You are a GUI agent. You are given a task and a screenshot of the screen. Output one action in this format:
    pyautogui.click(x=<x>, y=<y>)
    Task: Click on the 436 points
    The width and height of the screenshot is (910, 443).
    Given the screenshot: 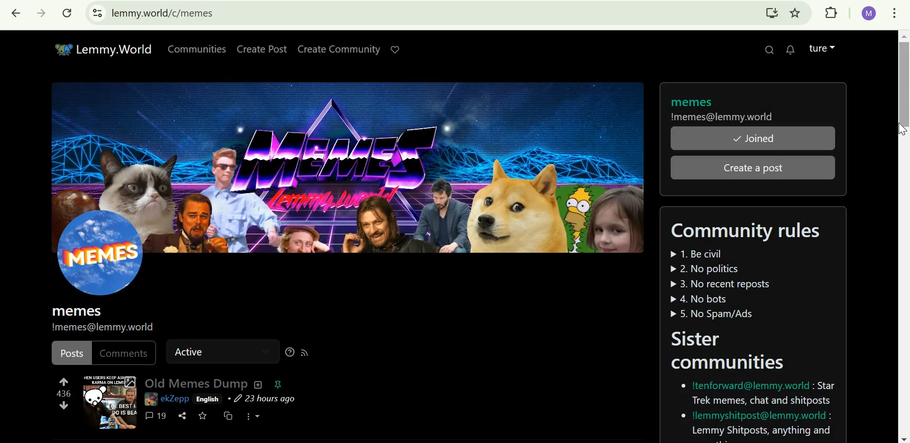 What is the action you would take?
    pyautogui.click(x=65, y=393)
    